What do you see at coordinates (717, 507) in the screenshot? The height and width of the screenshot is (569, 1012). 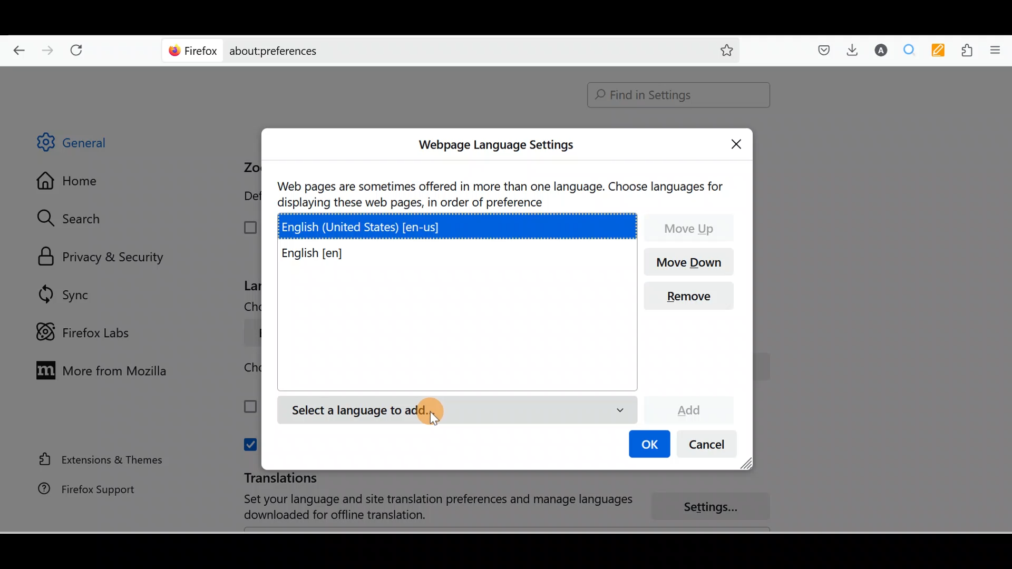 I see `Settings` at bounding box center [717, 507].